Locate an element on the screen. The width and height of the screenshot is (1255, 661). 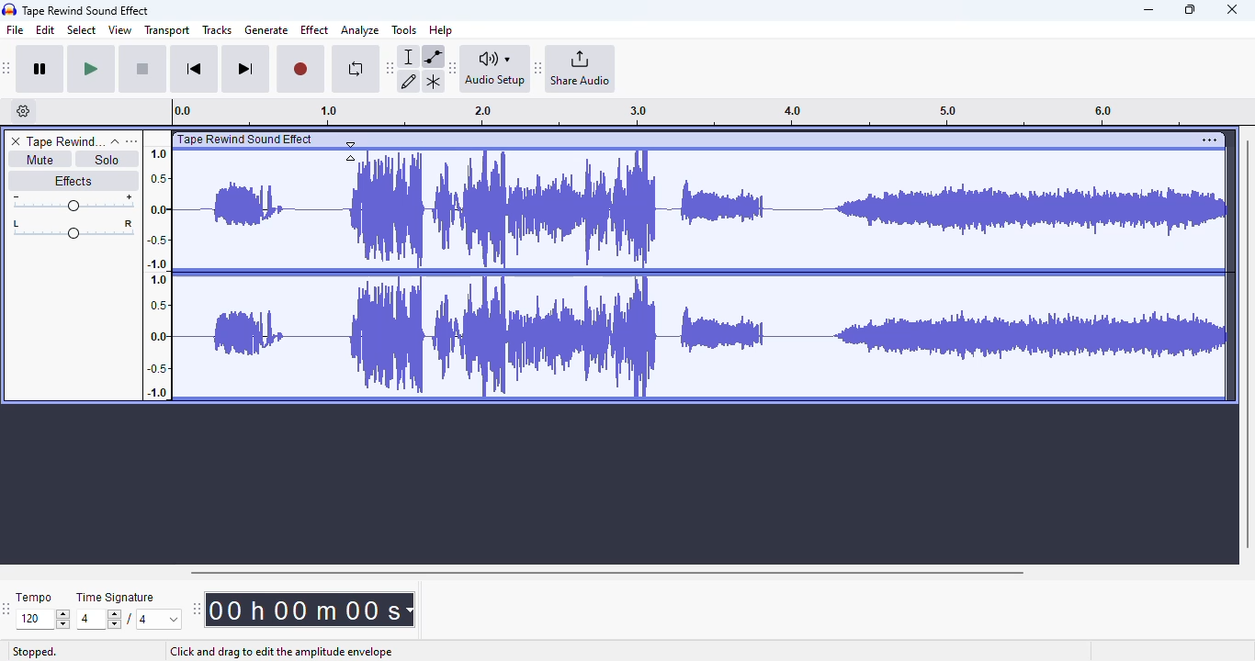
transport is located at coordinates (168, 30).